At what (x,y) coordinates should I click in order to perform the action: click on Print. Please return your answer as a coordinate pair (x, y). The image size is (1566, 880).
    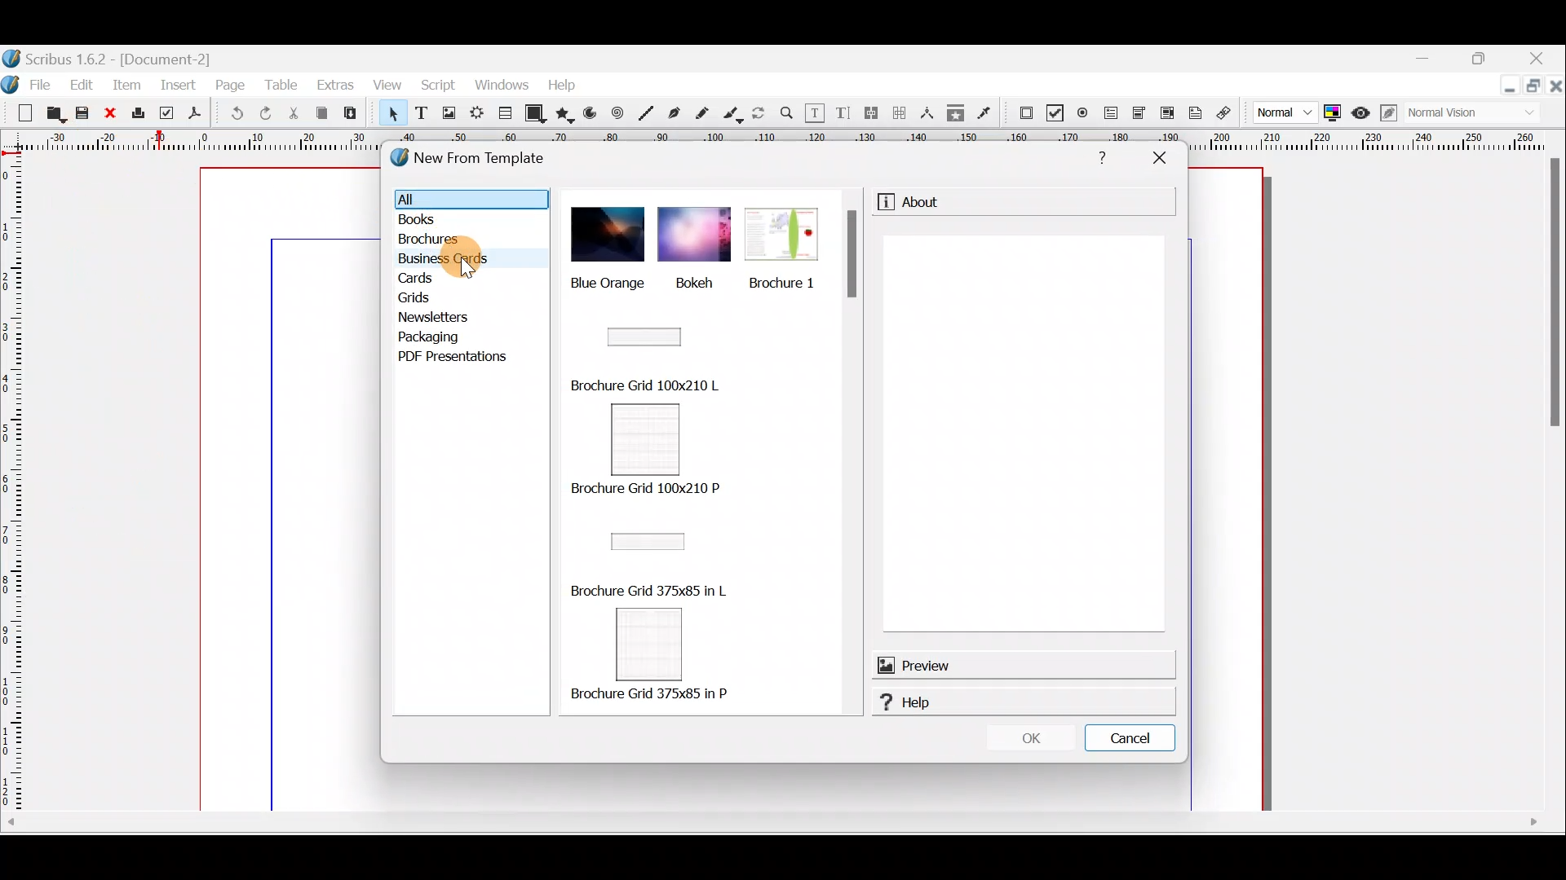
    Looking at the image, I should click on (138, 115).